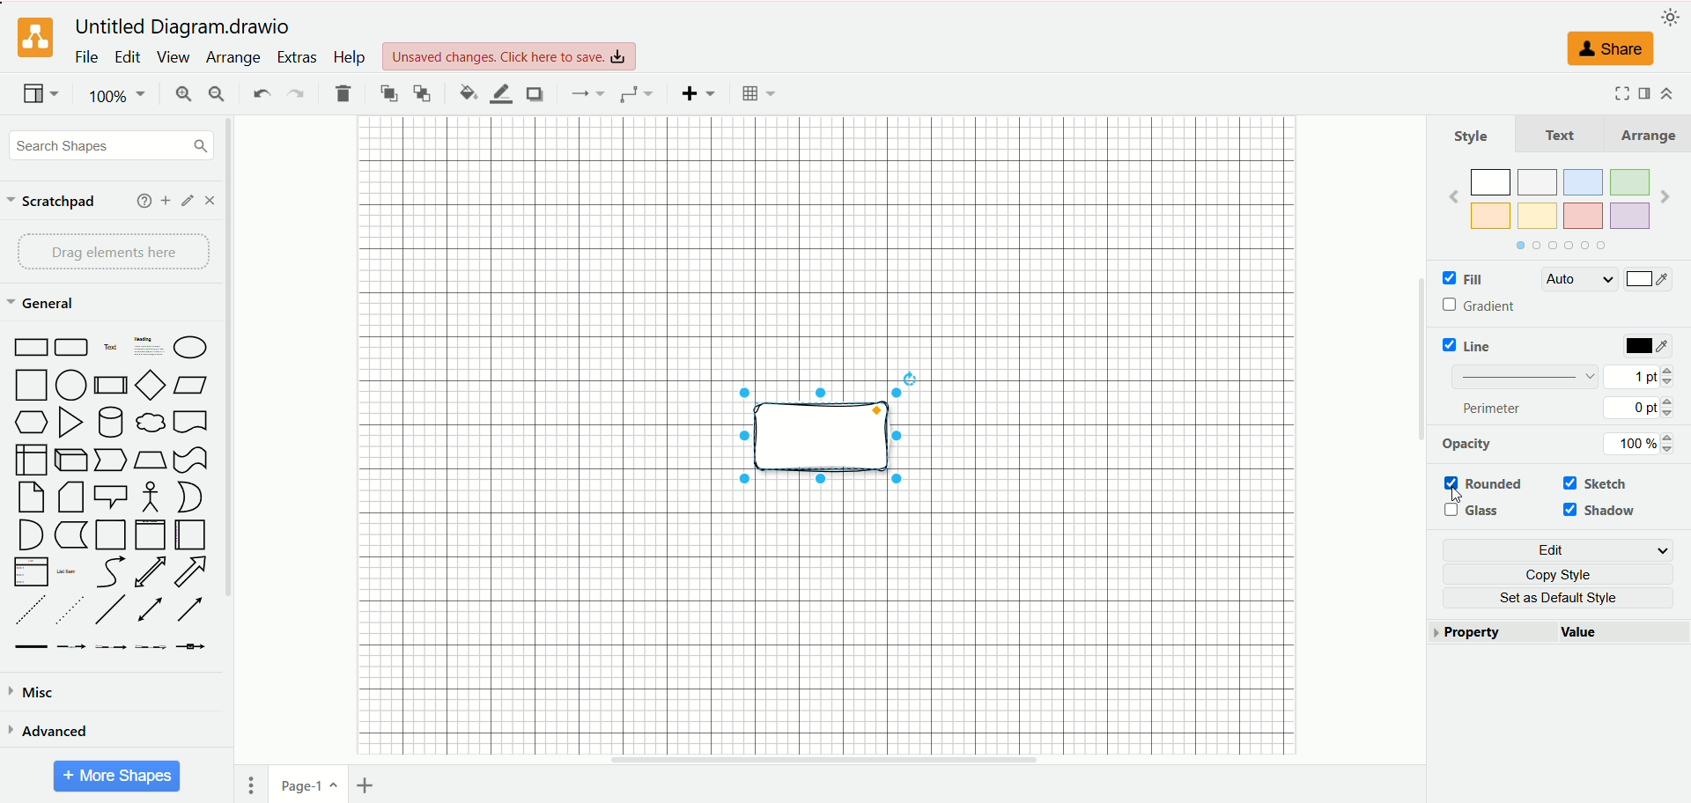  What do you see at coordinates (52, 203) in the screenshot?
I see `scratchpad` at bounding box center [52, 203].